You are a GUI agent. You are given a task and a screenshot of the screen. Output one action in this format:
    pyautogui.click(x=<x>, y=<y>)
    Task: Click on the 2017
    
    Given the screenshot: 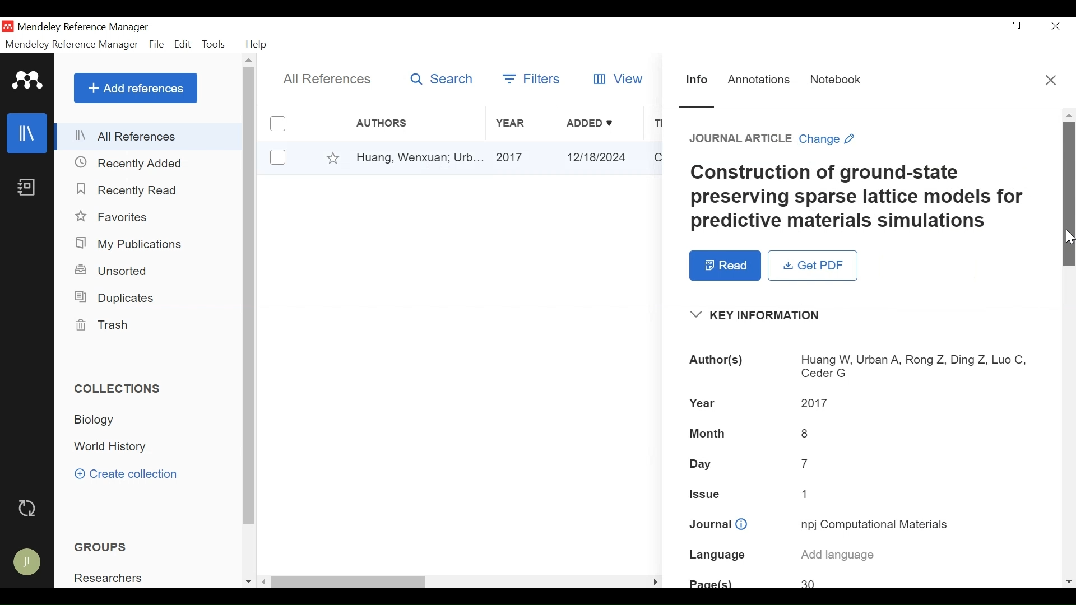 What is the action you would take?
    pyautogui.click(x=522, y=158)
    